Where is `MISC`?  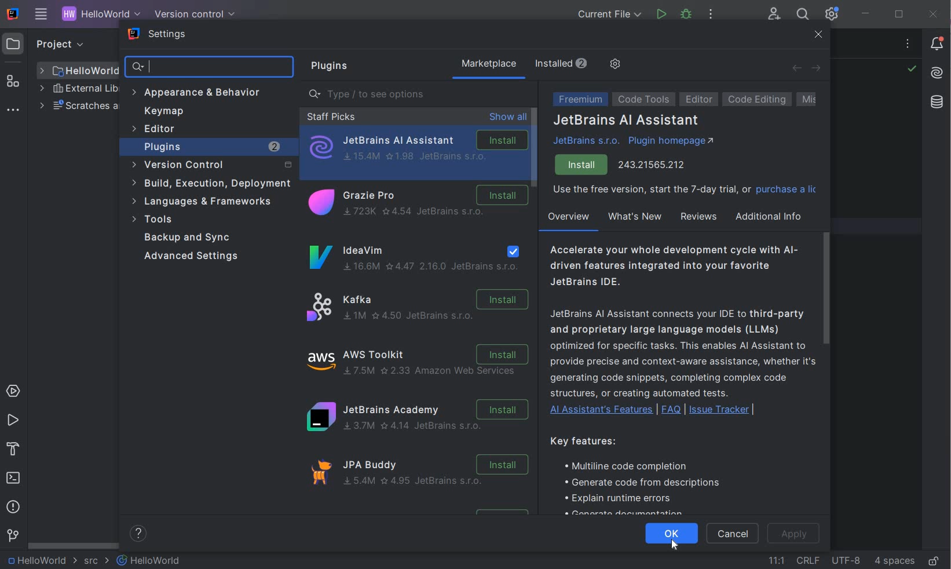
MISC is located at coordinates (817, 100).